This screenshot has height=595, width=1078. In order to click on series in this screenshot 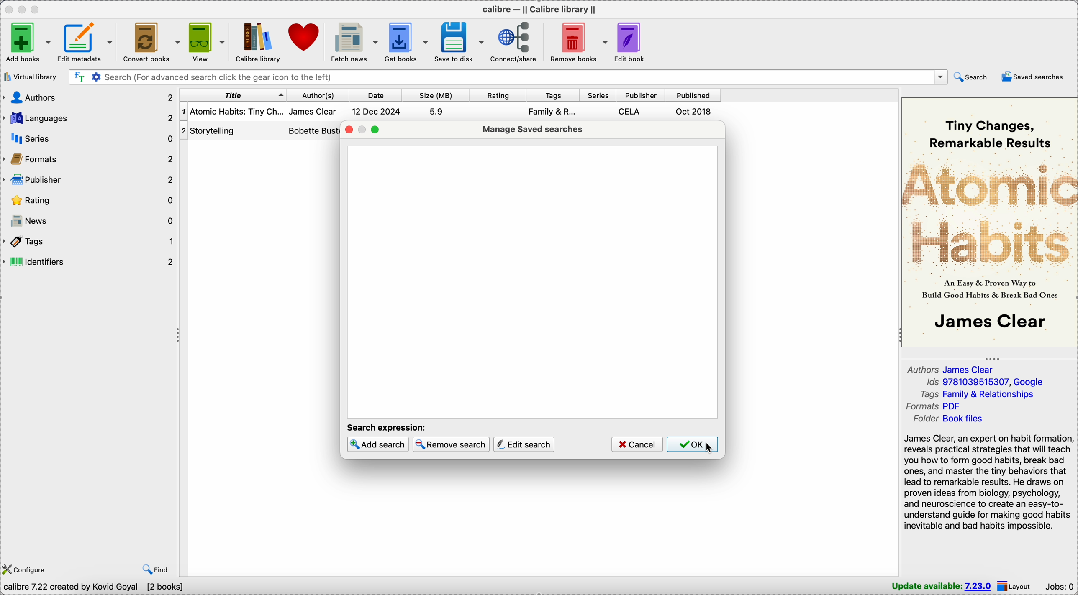, I will do `click(87, 139)`.